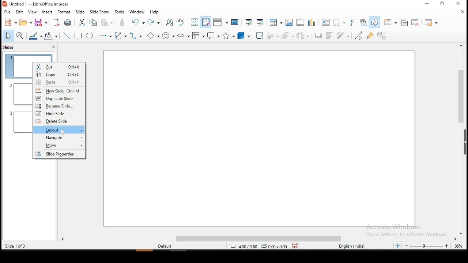 Image resolution: width=468 pixels, height=263 pixels. I want to click on distribute, so click(303, 35).